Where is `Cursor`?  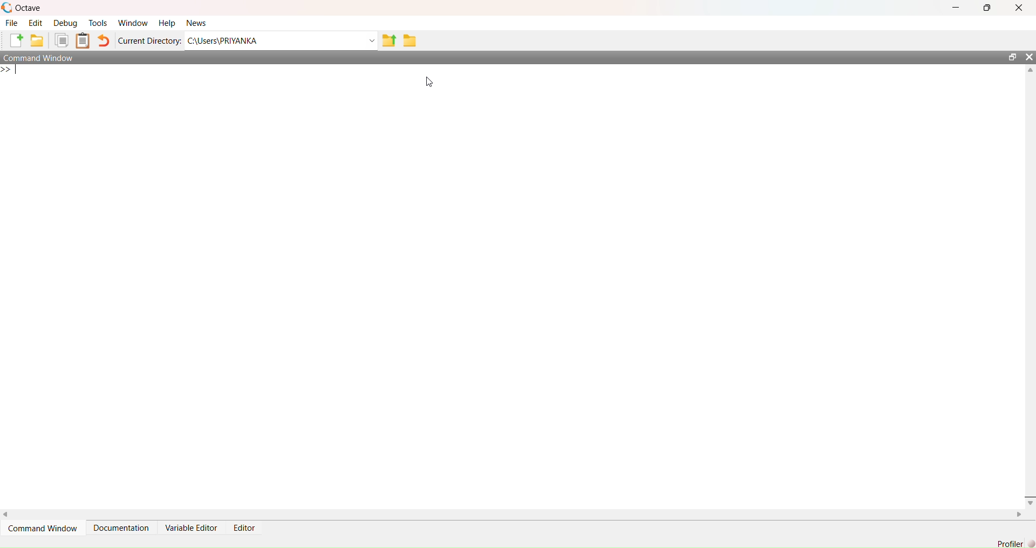
Cursor is located at coordinates (433, 81).